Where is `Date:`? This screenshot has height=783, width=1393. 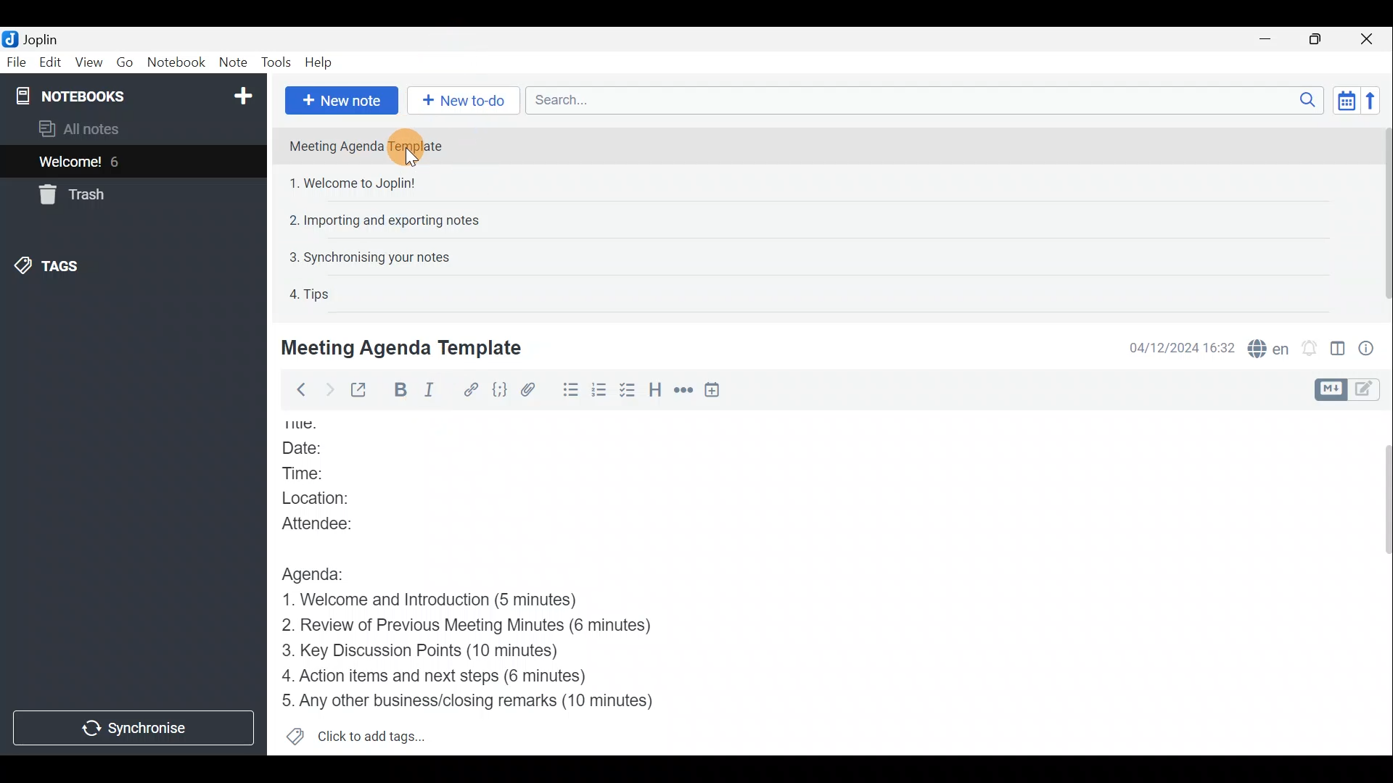 Date: is located at coordinates (319, 449).